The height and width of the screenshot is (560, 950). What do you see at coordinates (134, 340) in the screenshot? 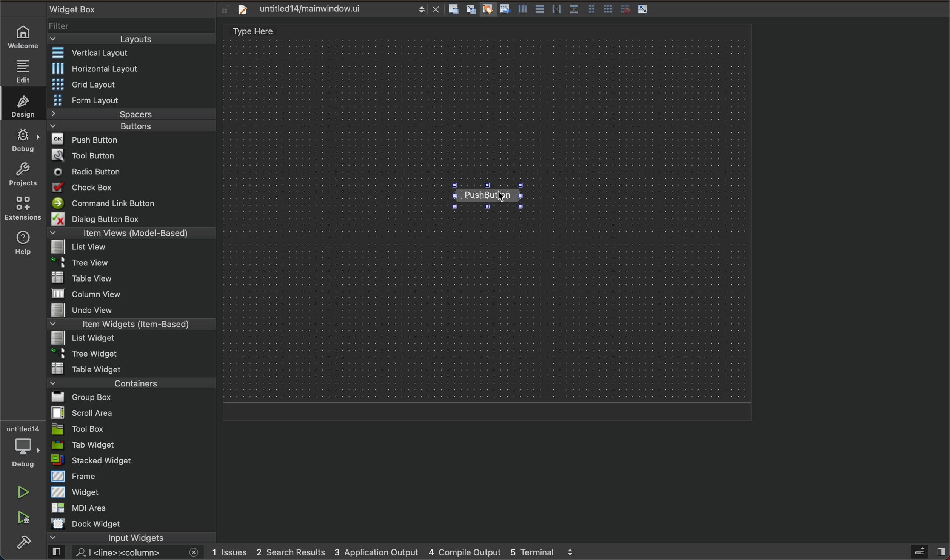
I see `list widget` at bounding box center [134, 340].